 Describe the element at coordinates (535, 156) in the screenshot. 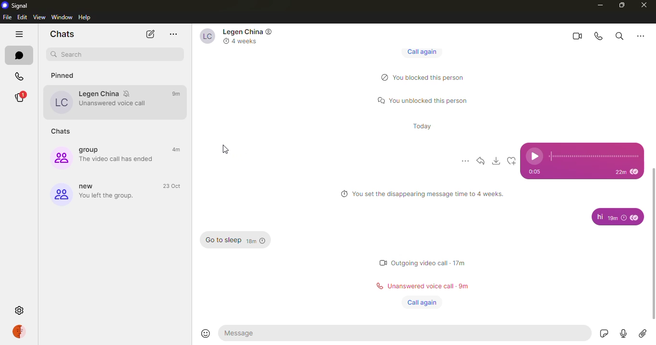

I see `play` at that location.